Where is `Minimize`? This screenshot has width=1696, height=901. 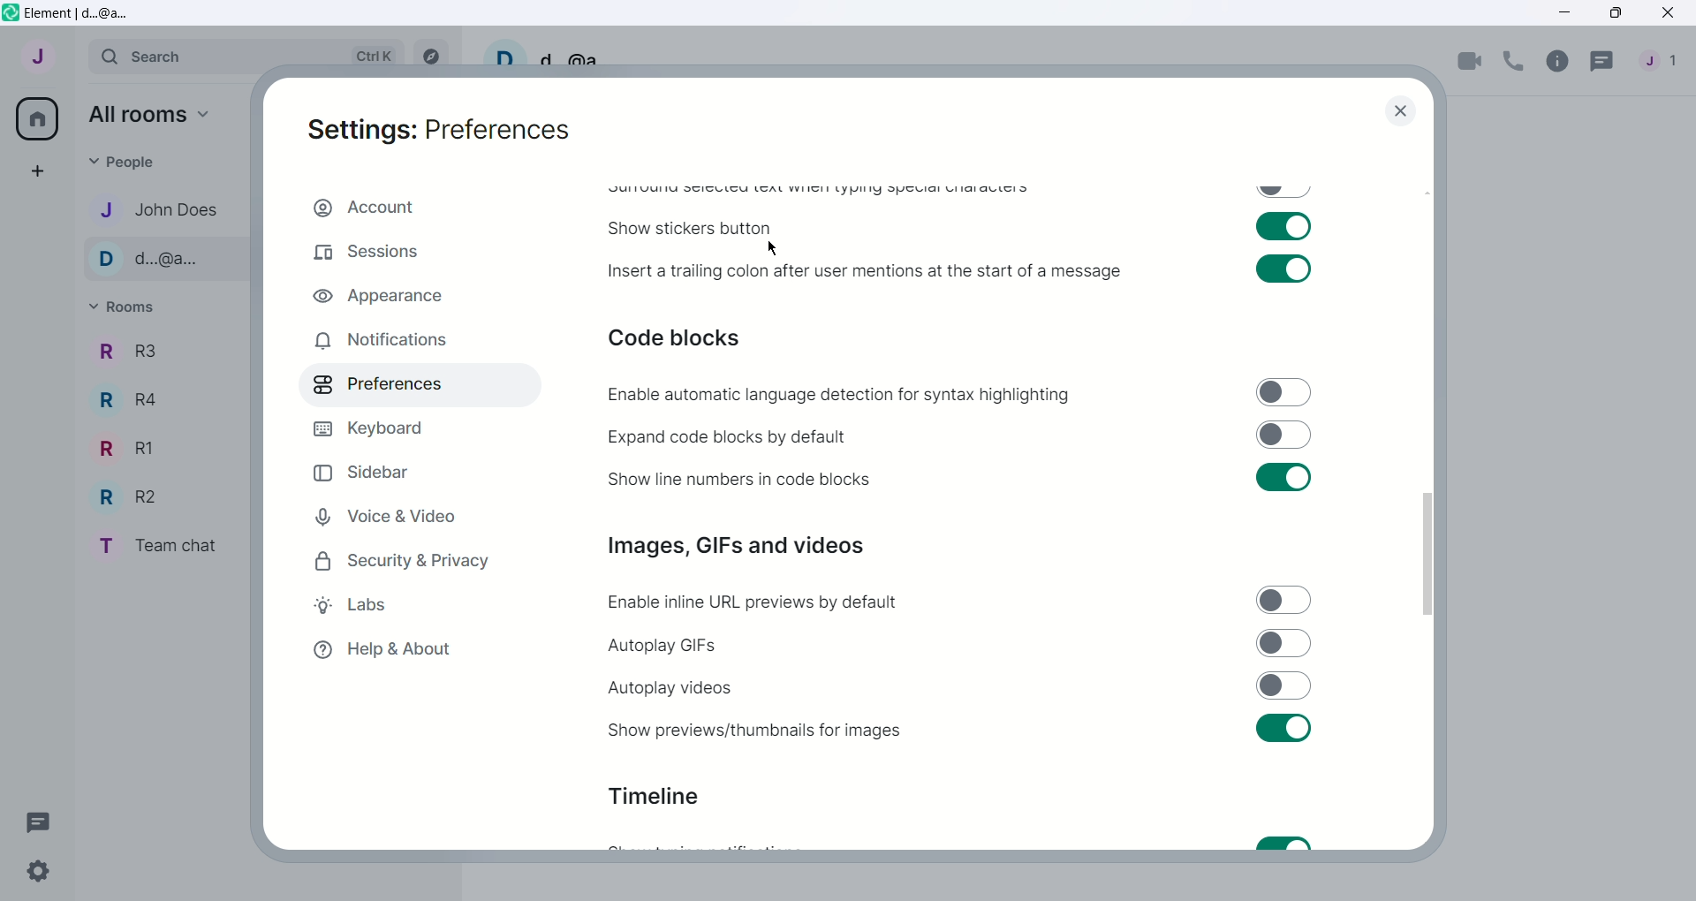 Minimize is located at coordinates (1566, 11).